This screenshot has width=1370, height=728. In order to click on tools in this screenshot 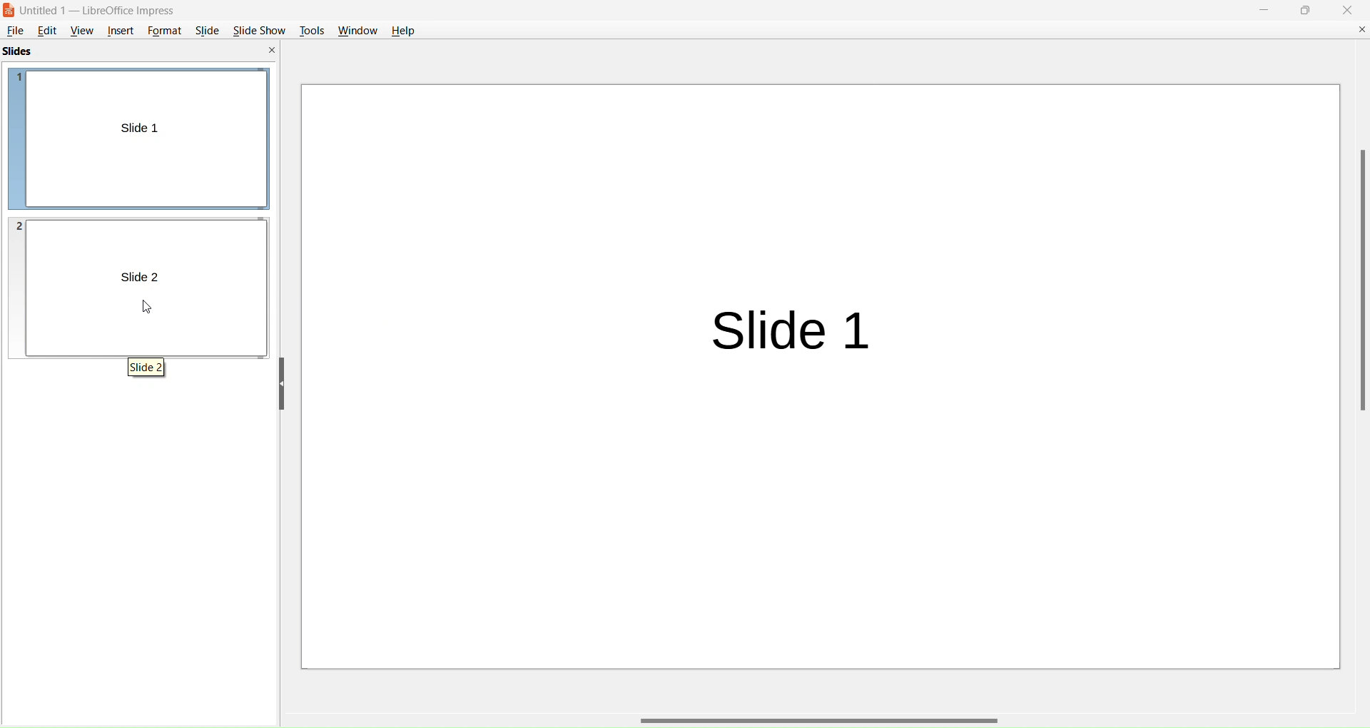, I will do `click(310, 29)`.